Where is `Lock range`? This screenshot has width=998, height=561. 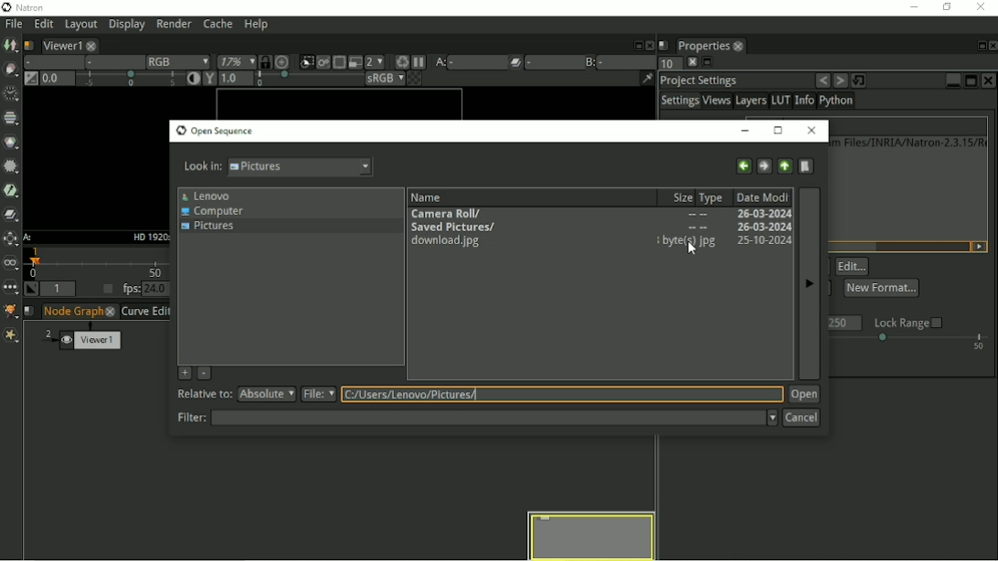
Lock range is located at coordinates (908, 323).